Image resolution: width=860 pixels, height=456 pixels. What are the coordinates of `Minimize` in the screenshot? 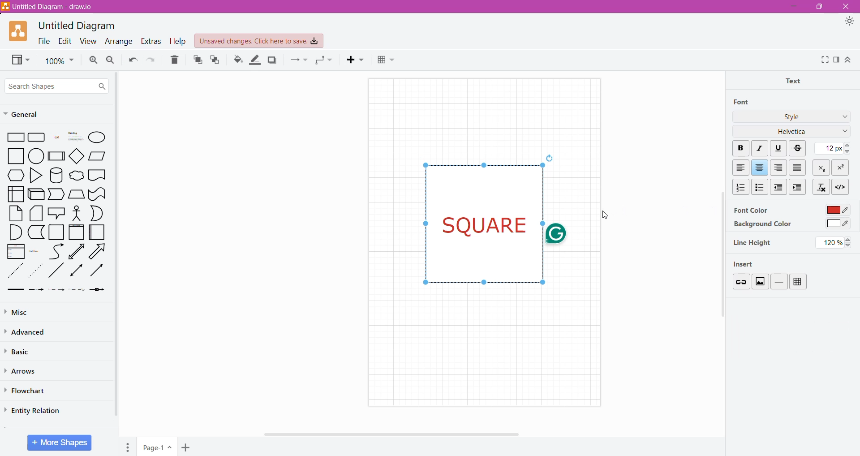 It's located at (793, 6).